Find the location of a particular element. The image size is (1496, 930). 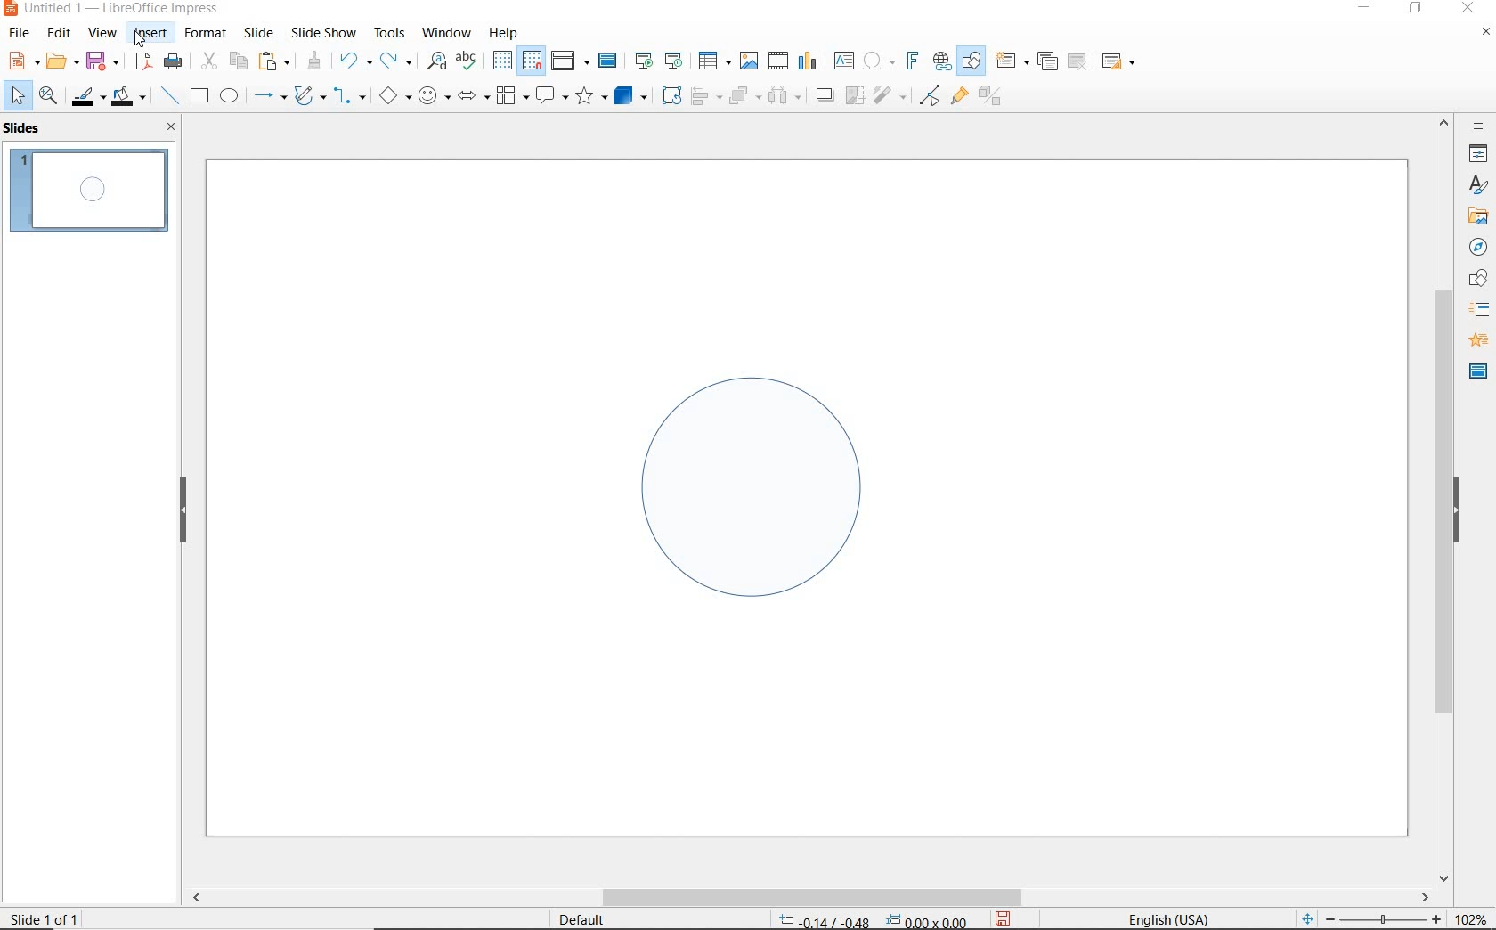

gallery is located at coordinates (1475, 216).